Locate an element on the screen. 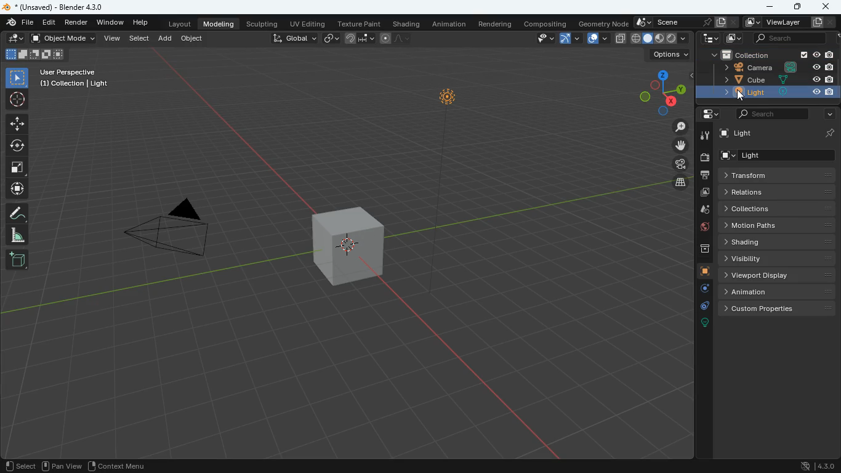 Image resolution: width=841 pixels, height=473 pixels. Archive is located at coordinates (704, 249).